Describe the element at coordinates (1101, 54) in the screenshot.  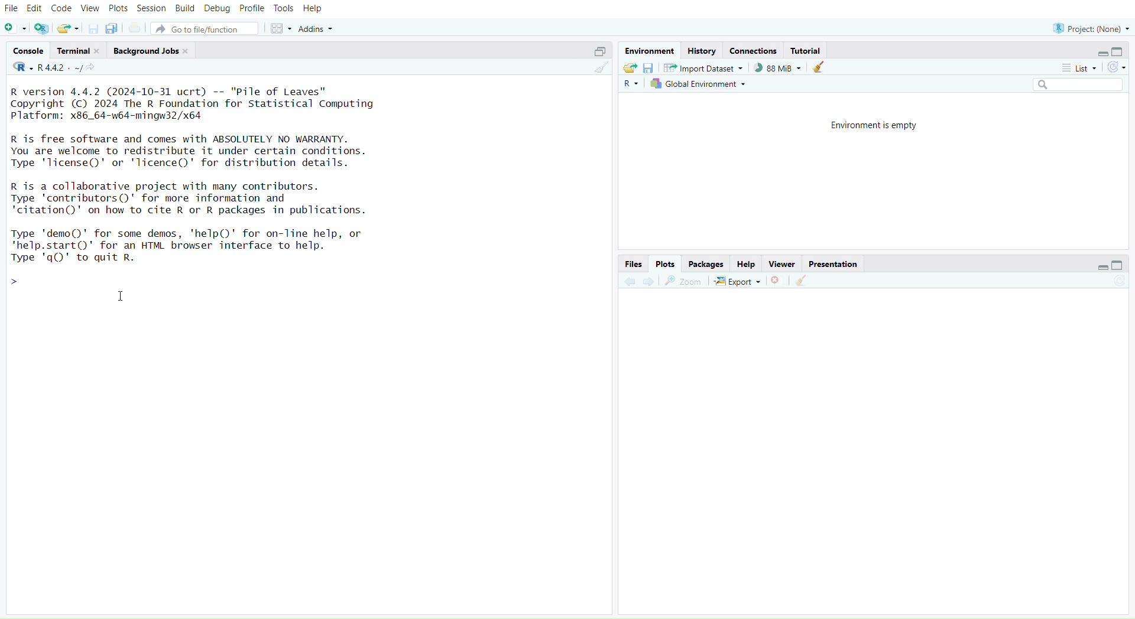
I see `expand` at that location.